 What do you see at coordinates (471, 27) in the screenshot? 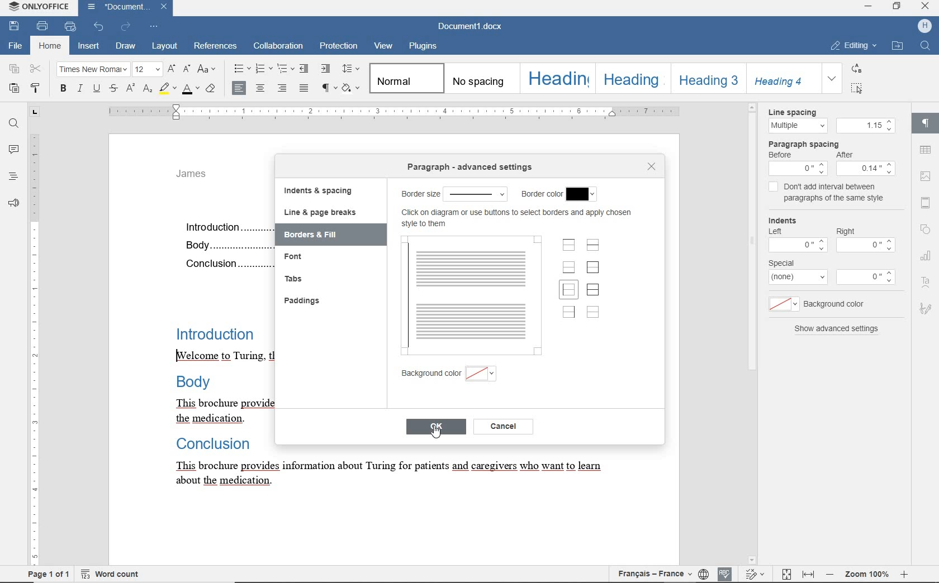
I see `document name` at bounding box center [471, 27].